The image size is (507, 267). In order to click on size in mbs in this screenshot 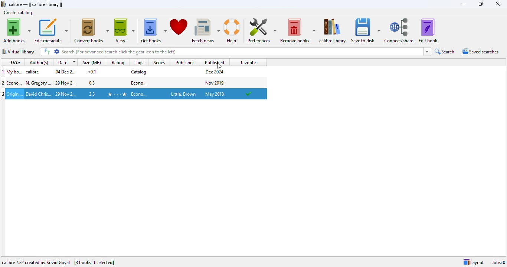, I will do `click(92, 82)`.